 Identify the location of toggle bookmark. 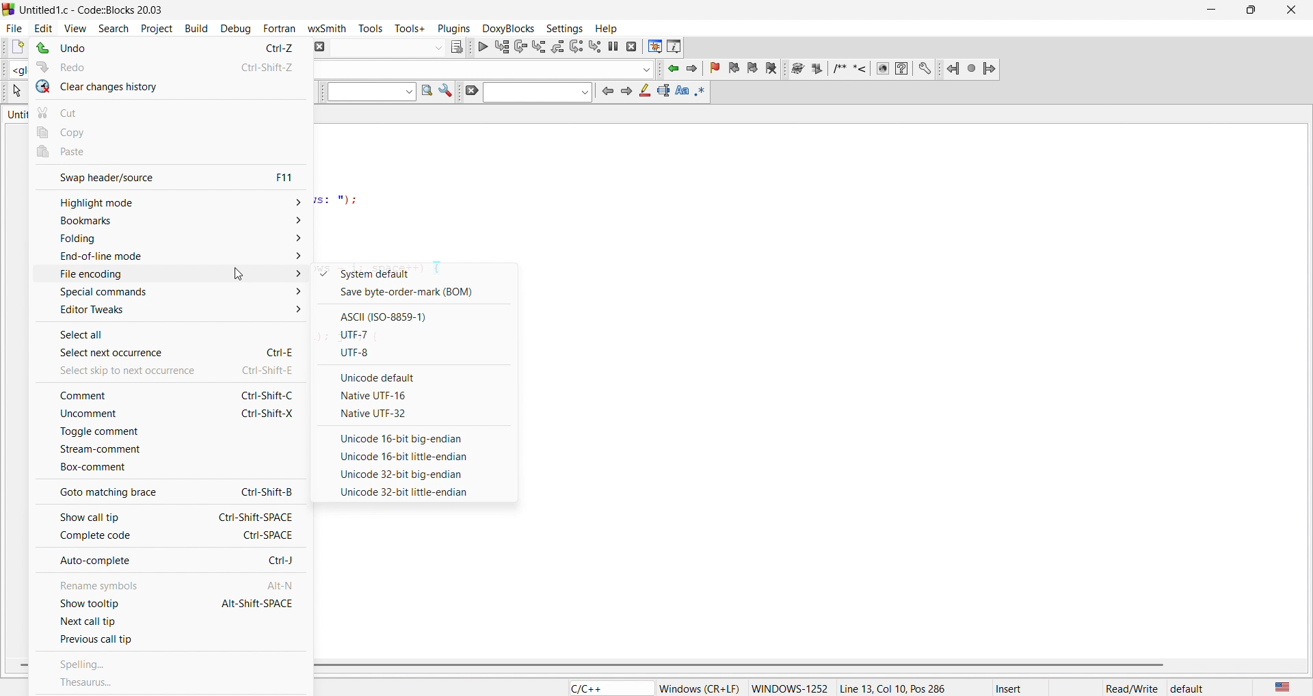
(715, 68).